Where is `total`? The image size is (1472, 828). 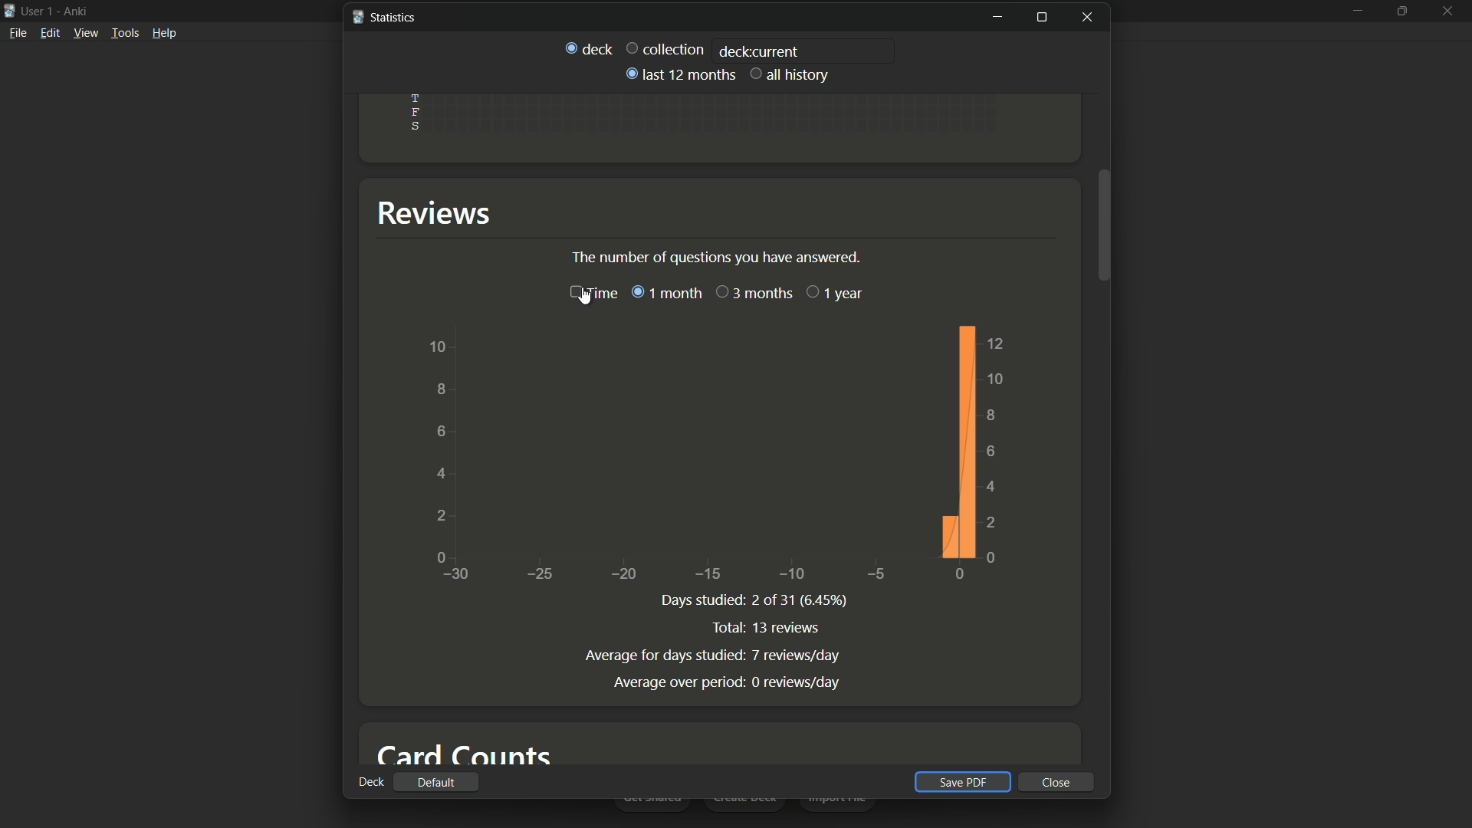
total is located at coordinates (728, 629).